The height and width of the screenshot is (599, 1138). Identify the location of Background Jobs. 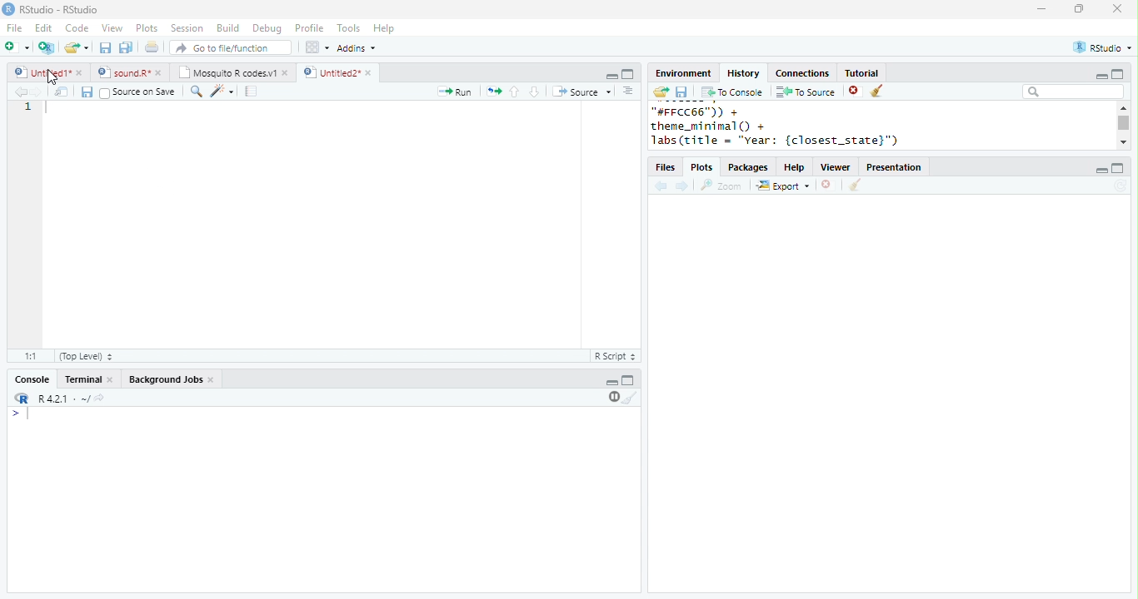
(165, 379).